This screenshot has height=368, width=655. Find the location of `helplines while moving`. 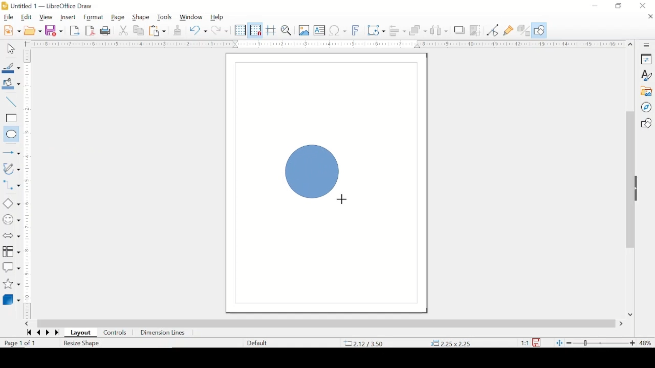

helplines while moving is located at coordinates (271, 30).